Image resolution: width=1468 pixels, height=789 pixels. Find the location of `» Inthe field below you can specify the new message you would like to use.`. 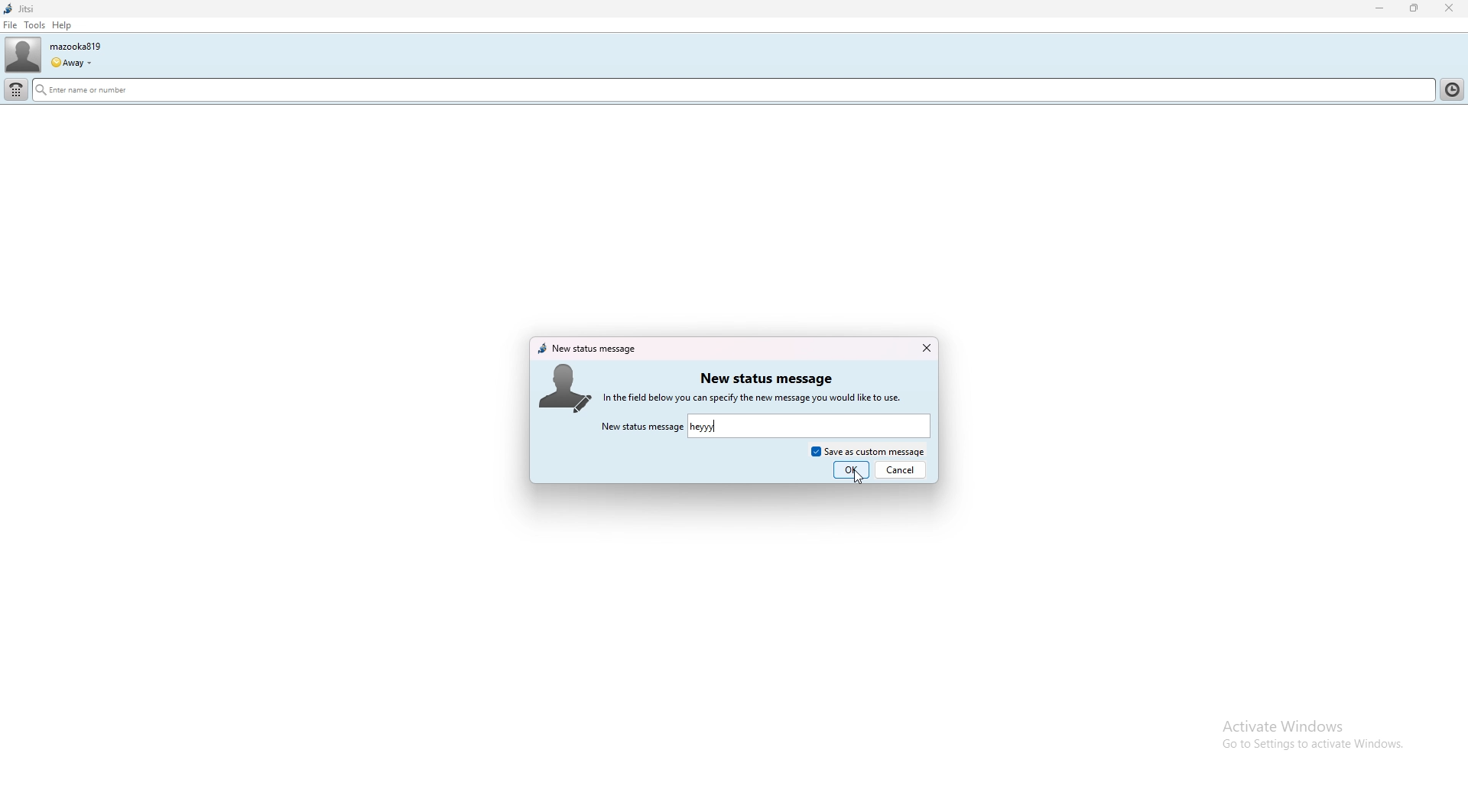

» Inthe field below you can specify the new message you would like to use. is located at coordinates (768, 398).